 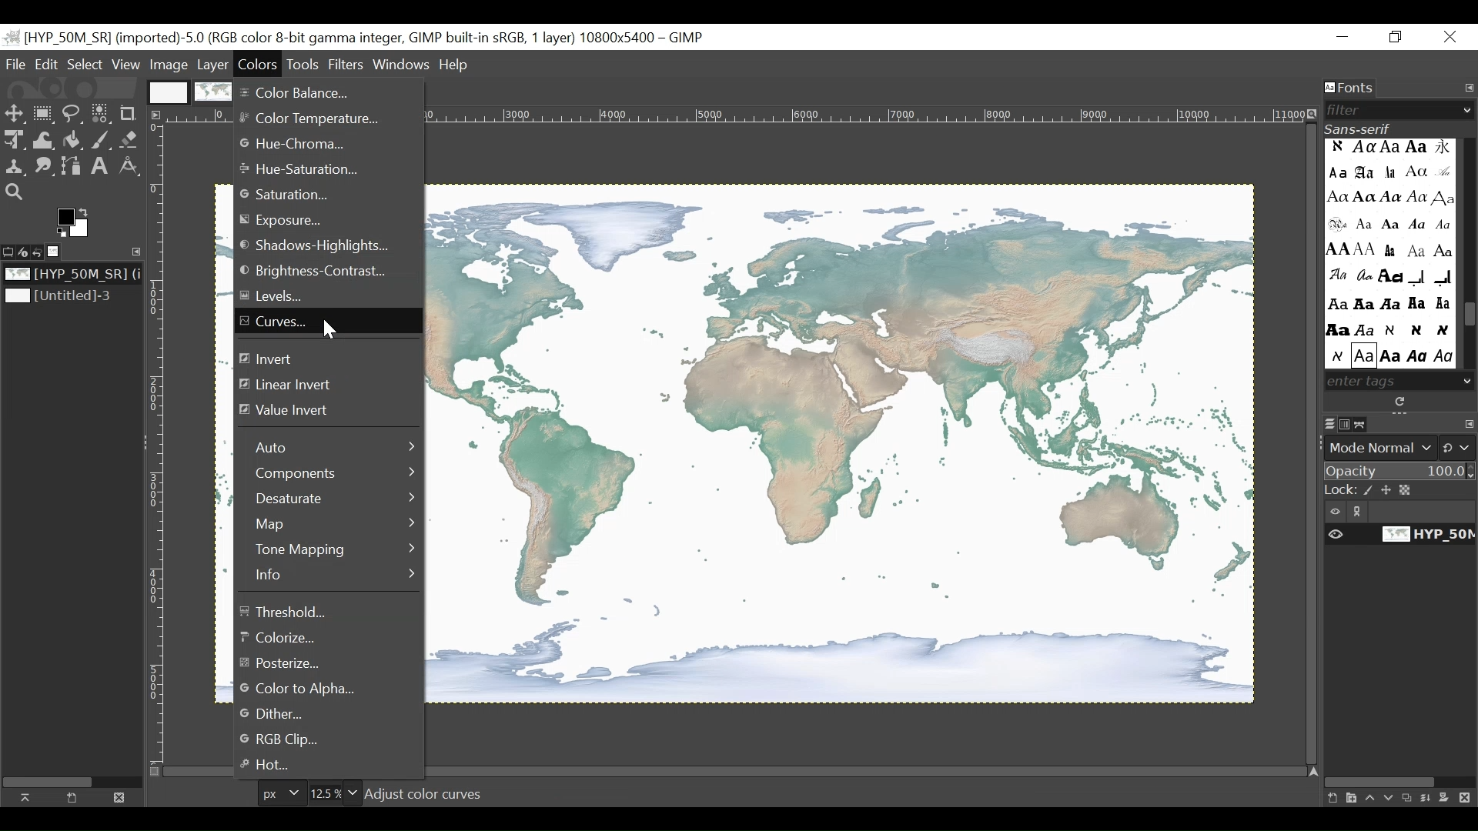 I want to click on Desaturate, so click(x=329, y=498).